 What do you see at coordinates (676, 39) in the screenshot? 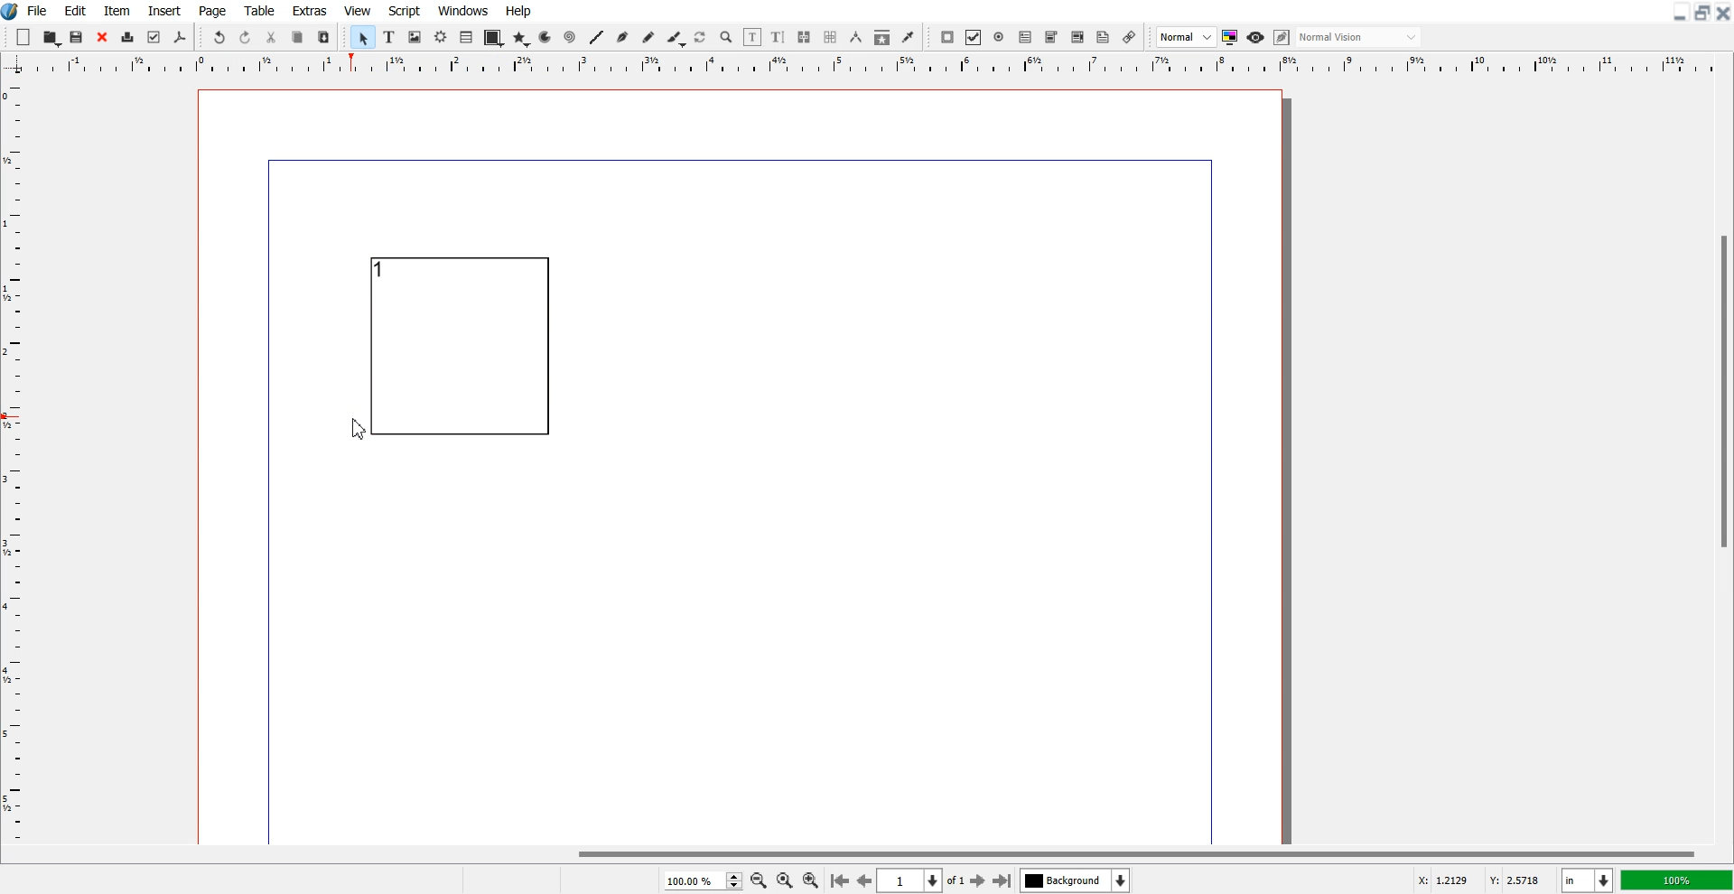
I see `Calligraphic line ` at bounding box center [676, 39].